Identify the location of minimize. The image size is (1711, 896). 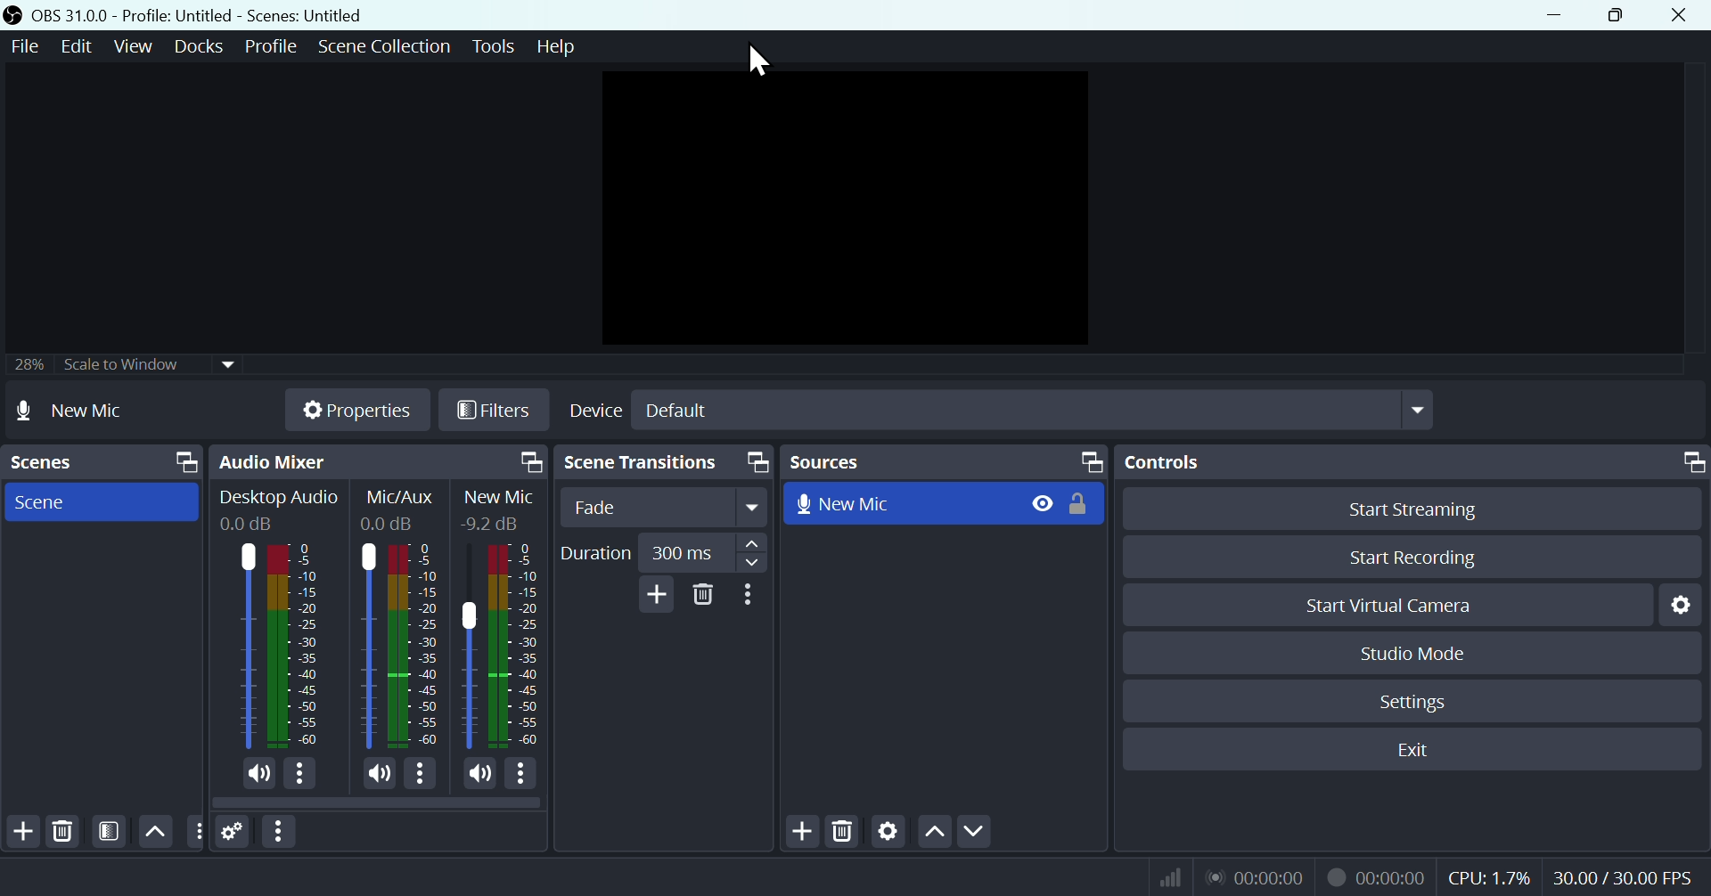
(1560, 15).